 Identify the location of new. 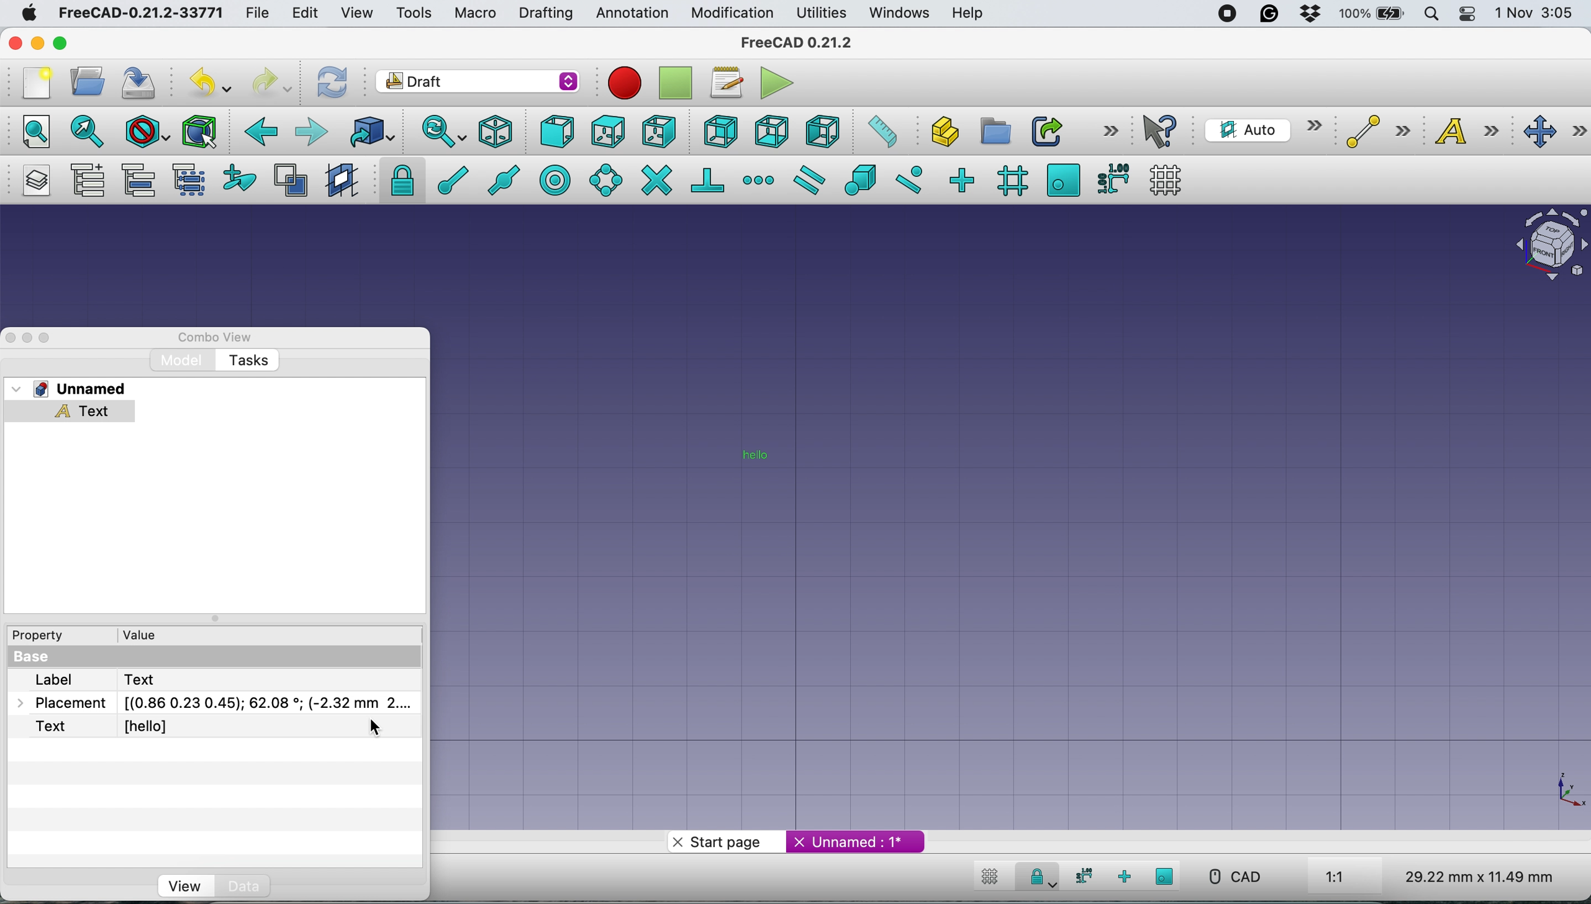
(37, 85).